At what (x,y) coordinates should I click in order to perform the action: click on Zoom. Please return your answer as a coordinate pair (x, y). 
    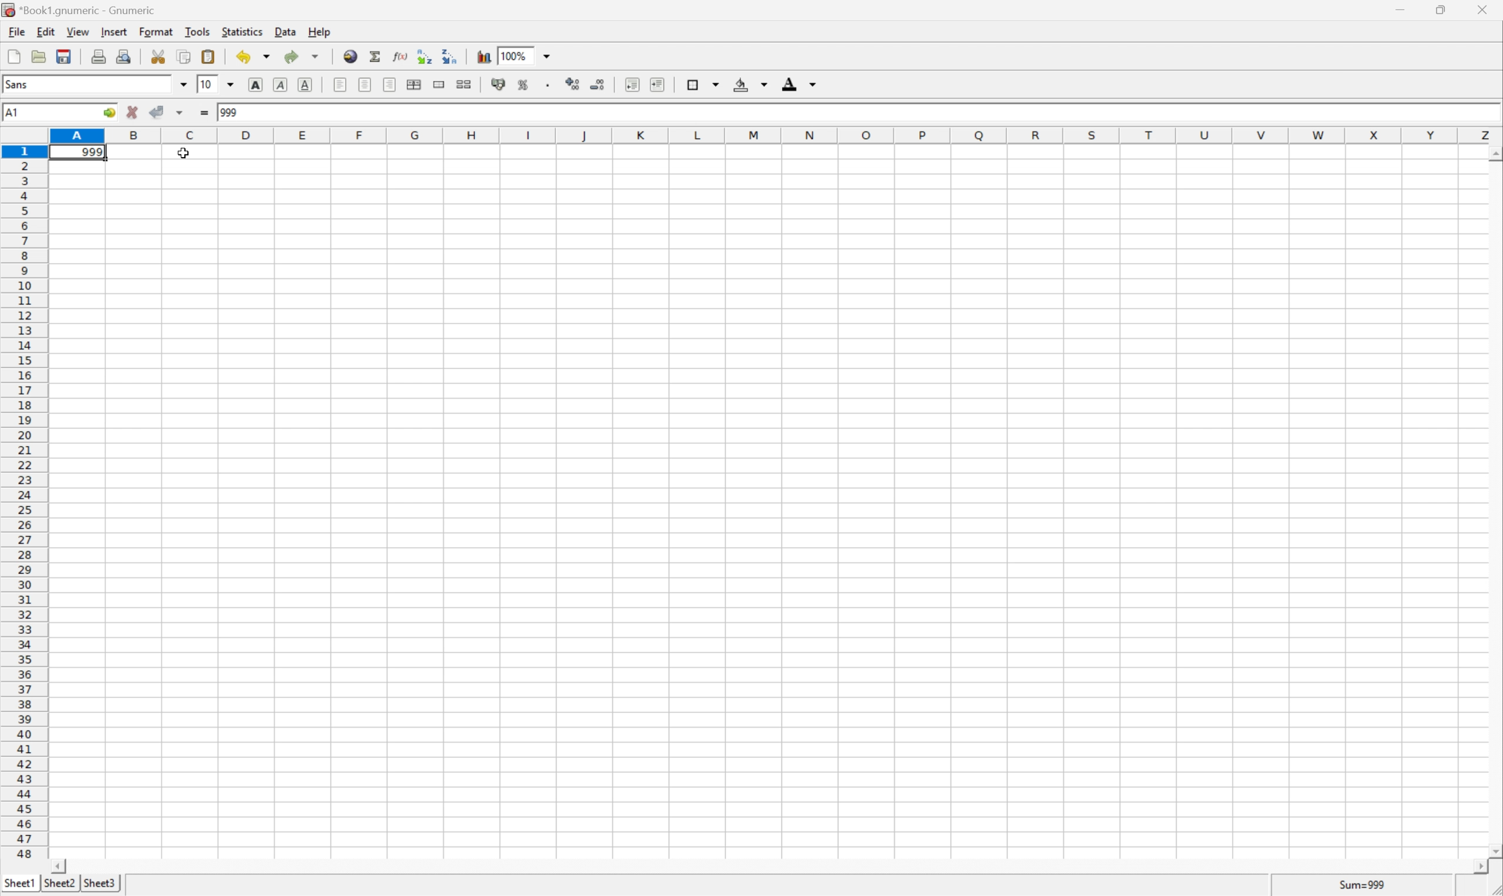
    Looking at the image, I should click on (532, 56).